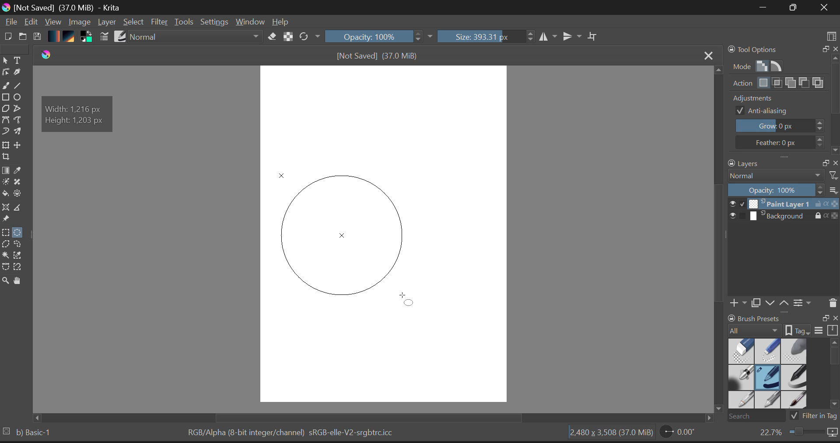  What do you see at coordinates (6, 194) in the screenshot?
I see `Fill` at bounding box center [6, 194].